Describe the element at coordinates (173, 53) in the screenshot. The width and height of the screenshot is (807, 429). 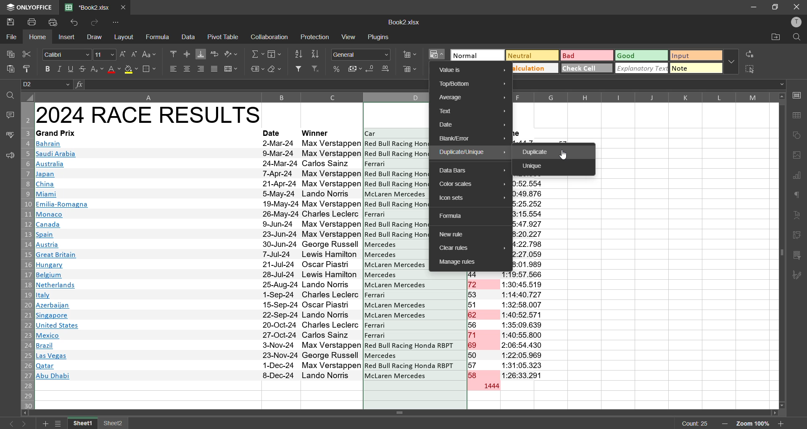
I see `align top` at that location.